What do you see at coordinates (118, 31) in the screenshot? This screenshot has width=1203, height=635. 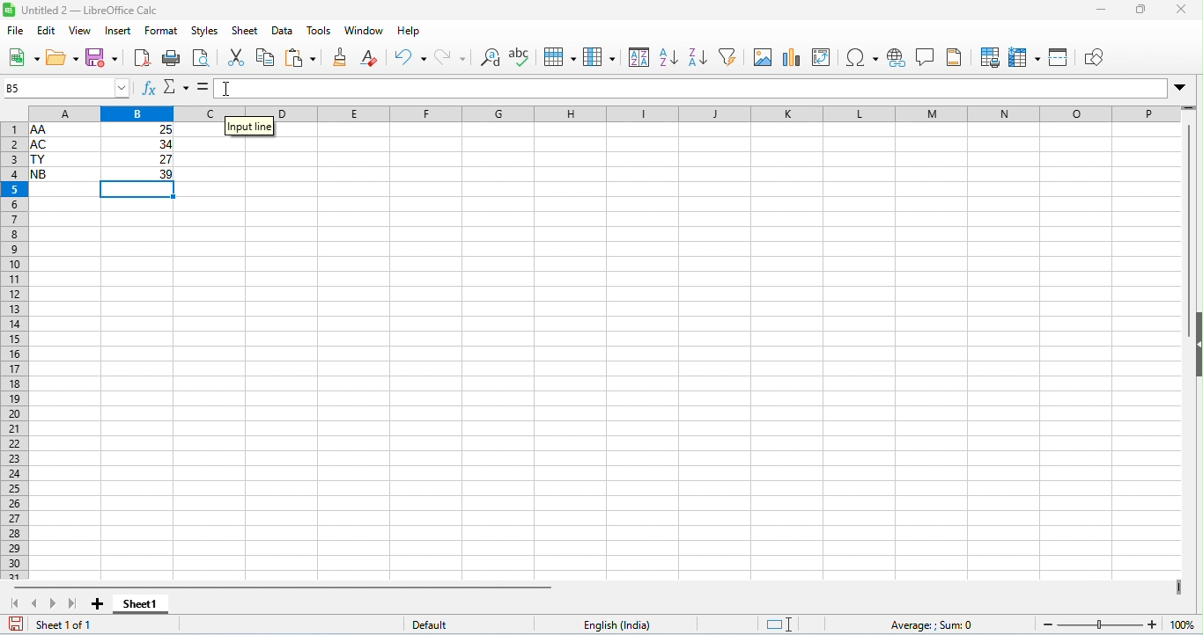 I see `insert` at bounding box center [118, 31].